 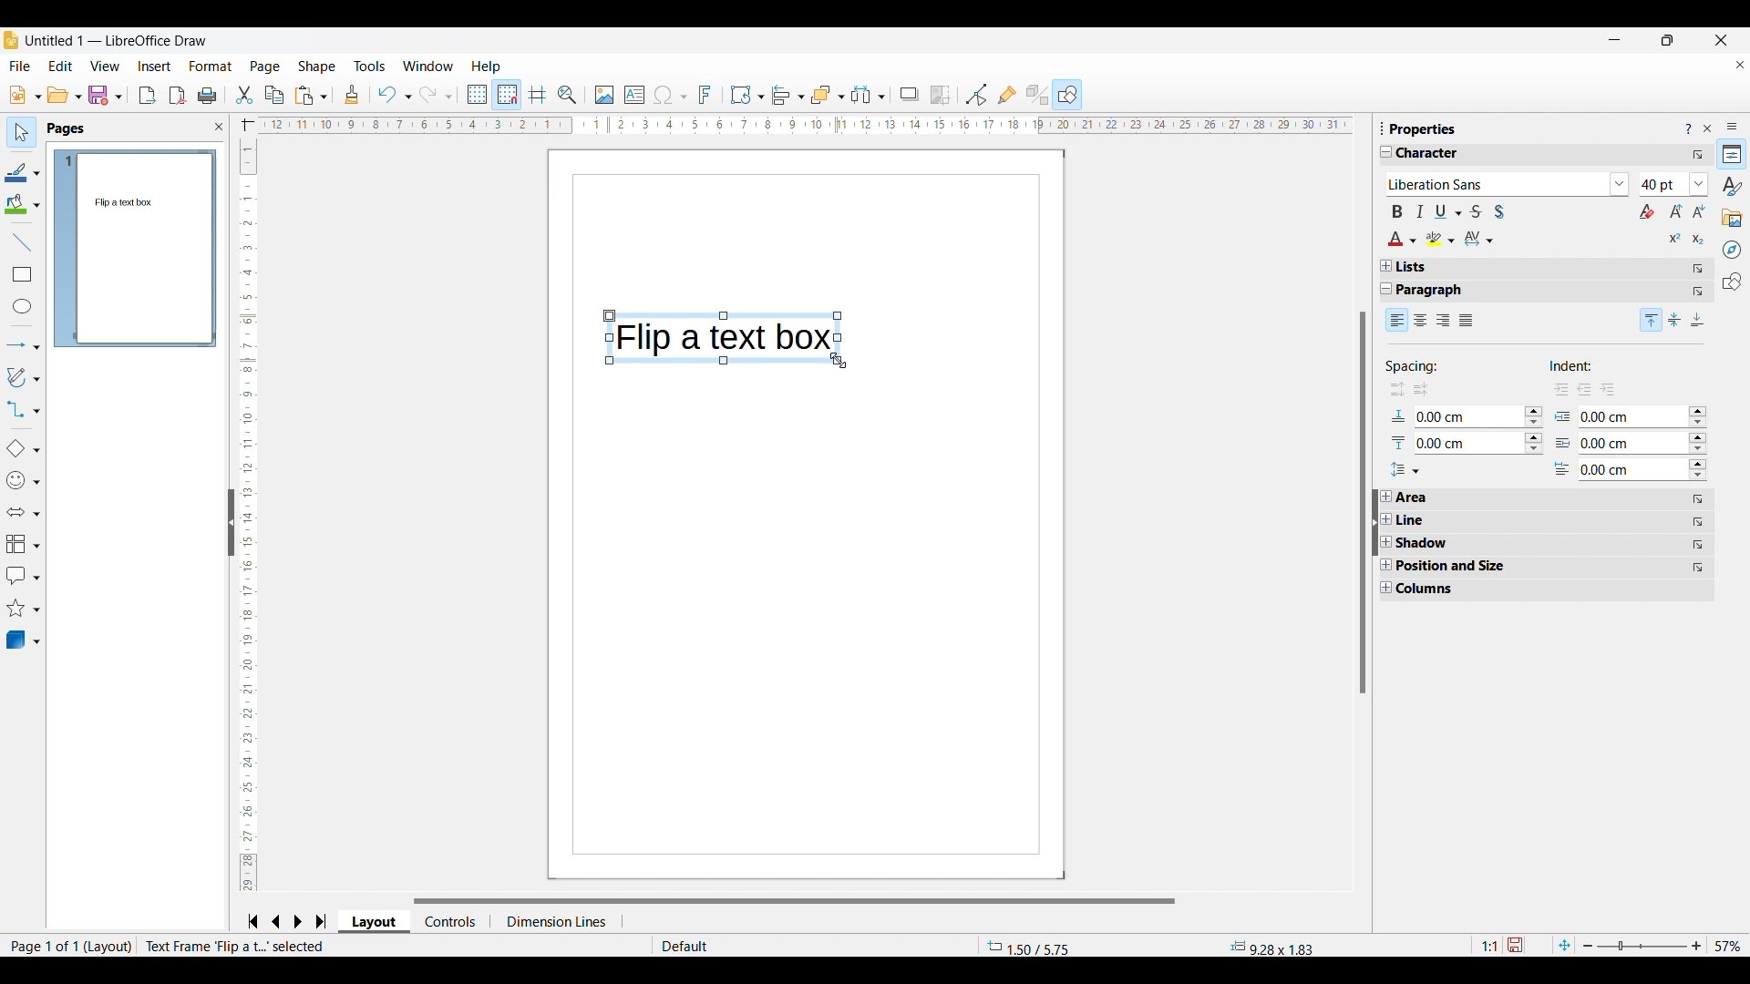 What do you see at coordinates (1499, 211) in the screenshot?
I see `Toggle shadow` at bounding box center [1499, 211].